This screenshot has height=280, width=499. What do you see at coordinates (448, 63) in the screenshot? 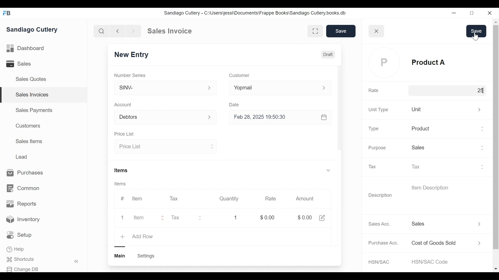
I see `Product A` at bounding box center [448, 63].